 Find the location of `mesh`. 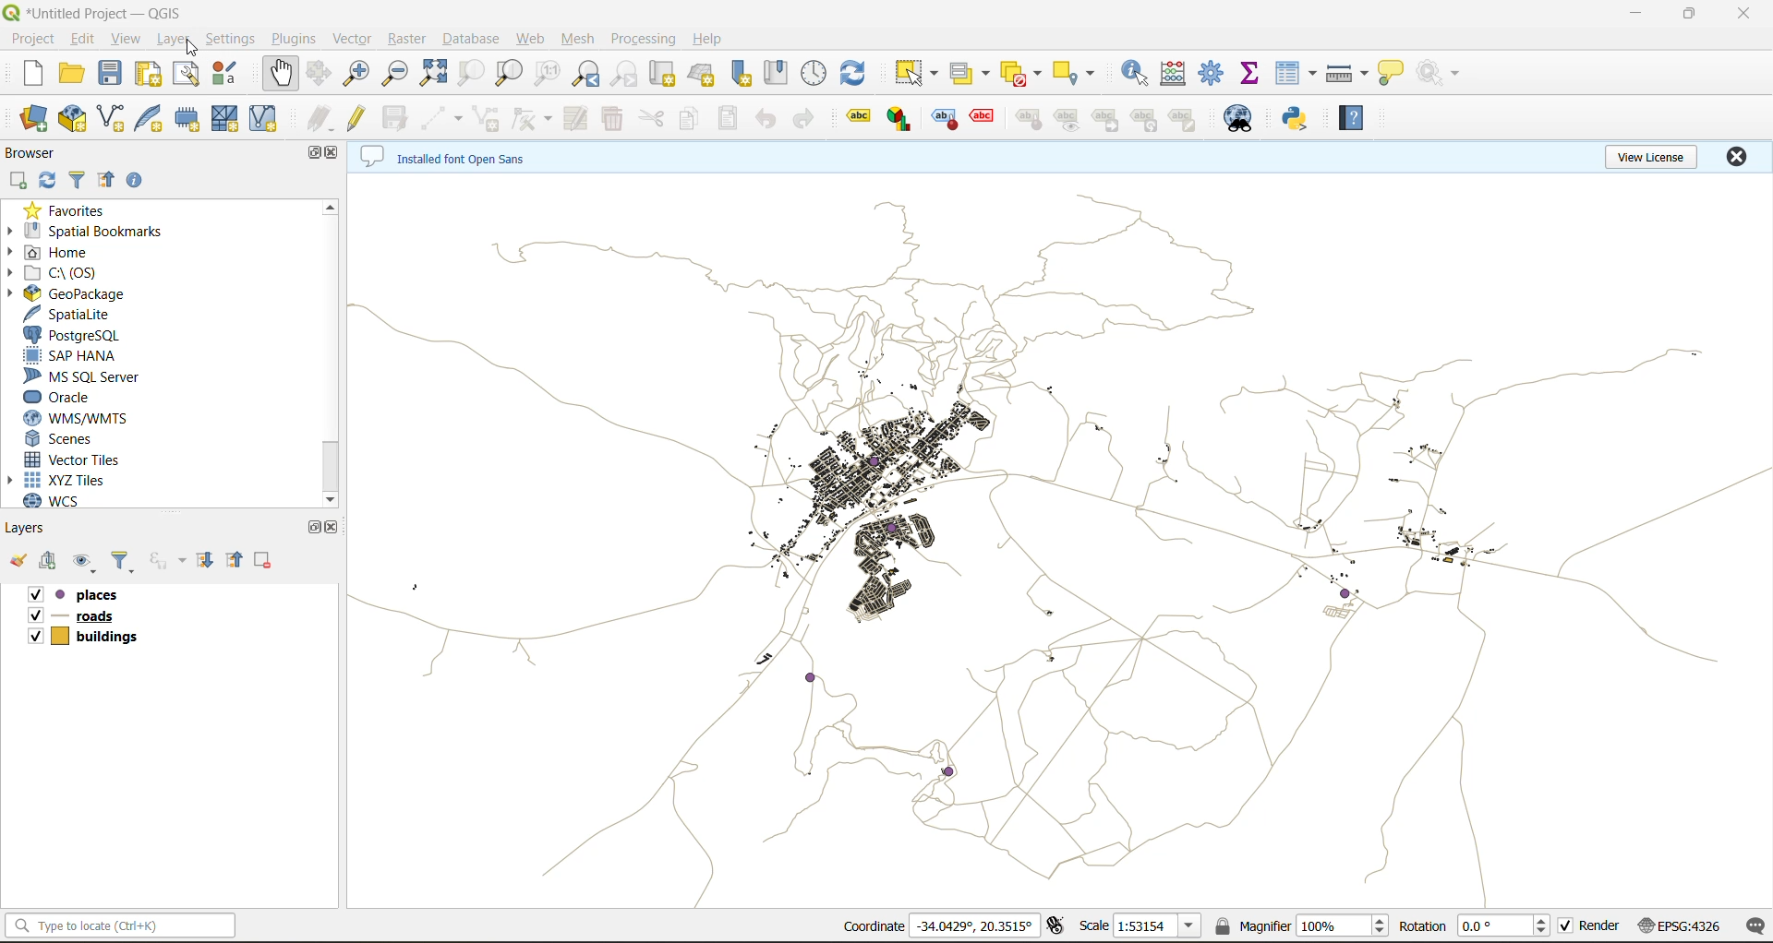

mesh is located at coordinates (580, 40).